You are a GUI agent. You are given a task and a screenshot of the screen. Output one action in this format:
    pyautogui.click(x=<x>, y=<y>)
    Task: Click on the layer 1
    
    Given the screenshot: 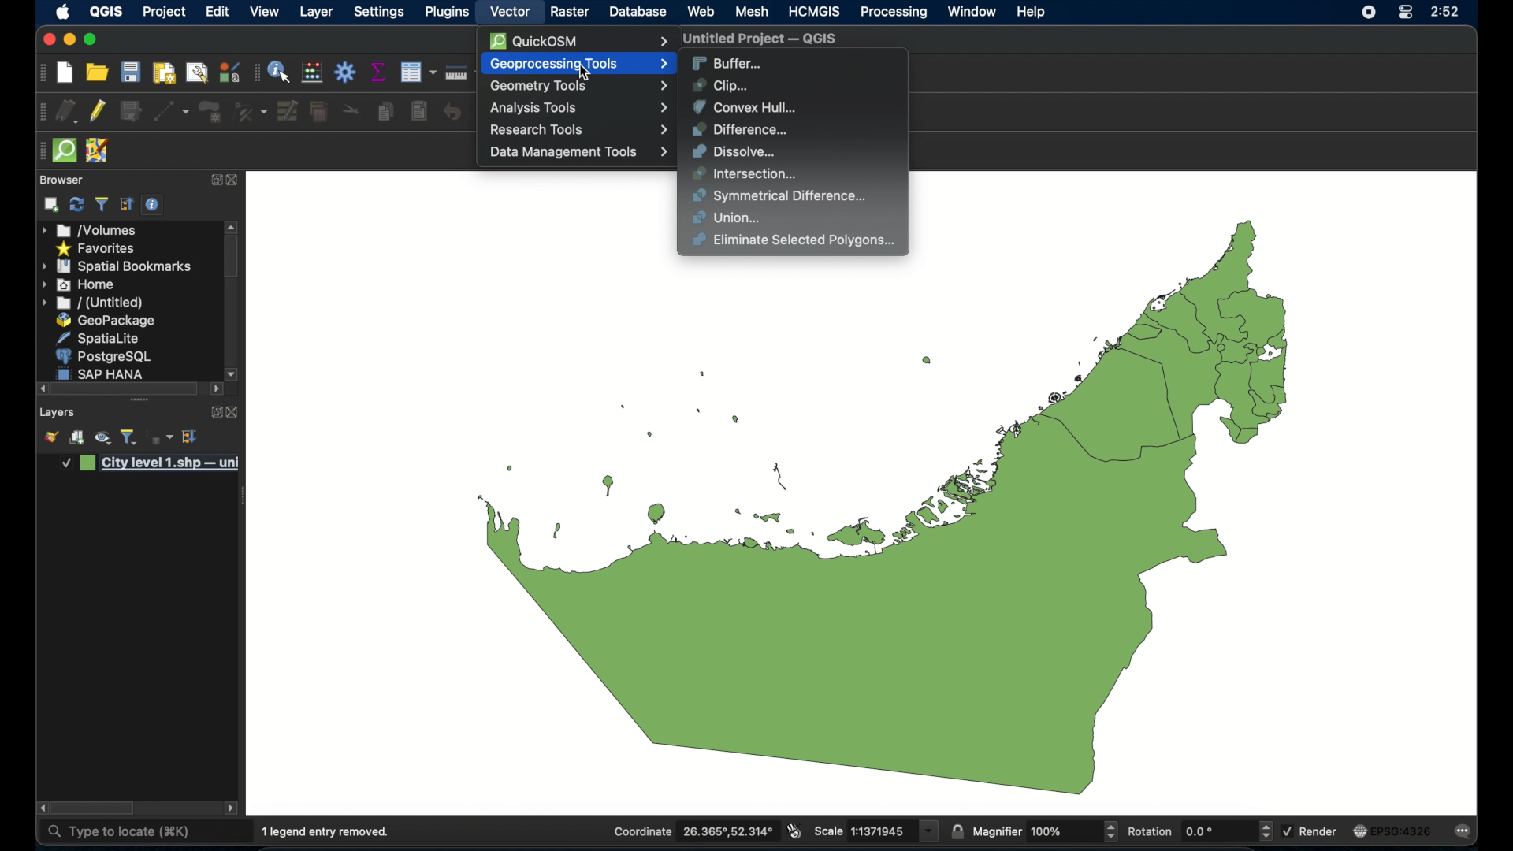 What is the action you would take?
    pyautogui.click(x=152, y=464)
    